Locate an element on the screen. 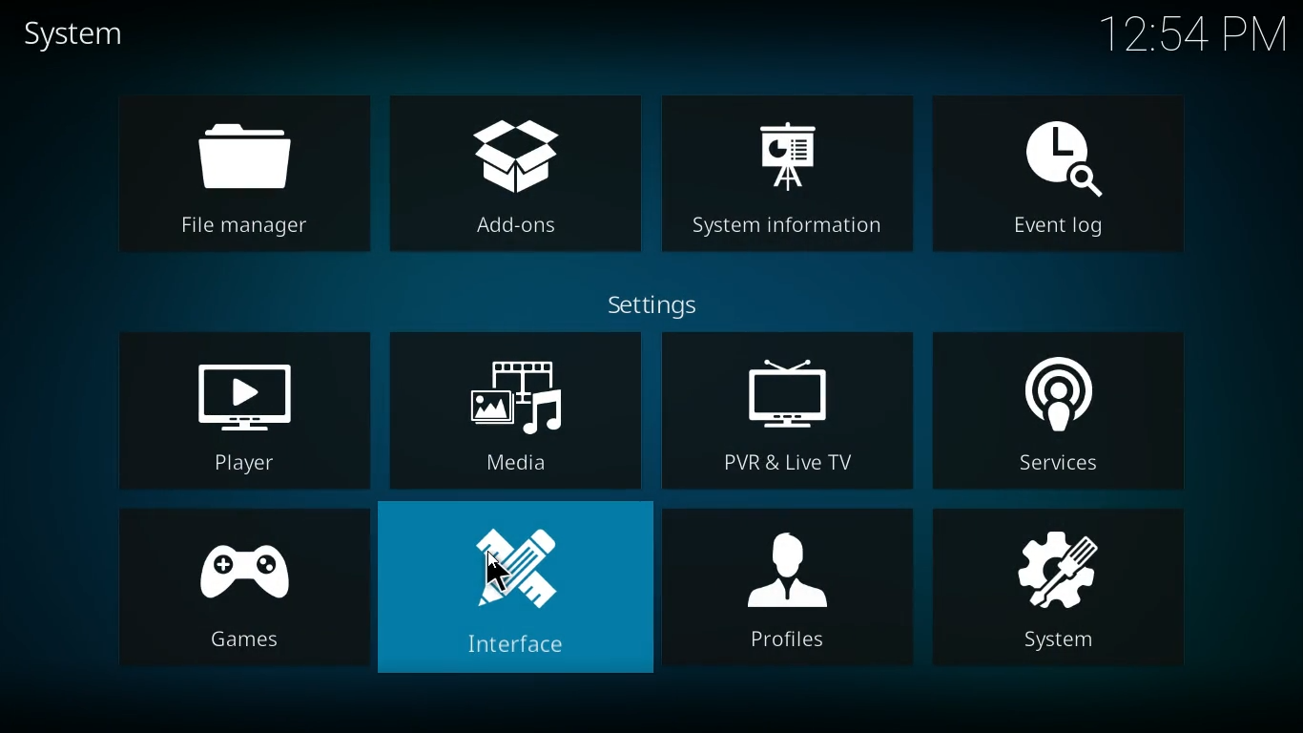  player is located at coordinates (242, 407).